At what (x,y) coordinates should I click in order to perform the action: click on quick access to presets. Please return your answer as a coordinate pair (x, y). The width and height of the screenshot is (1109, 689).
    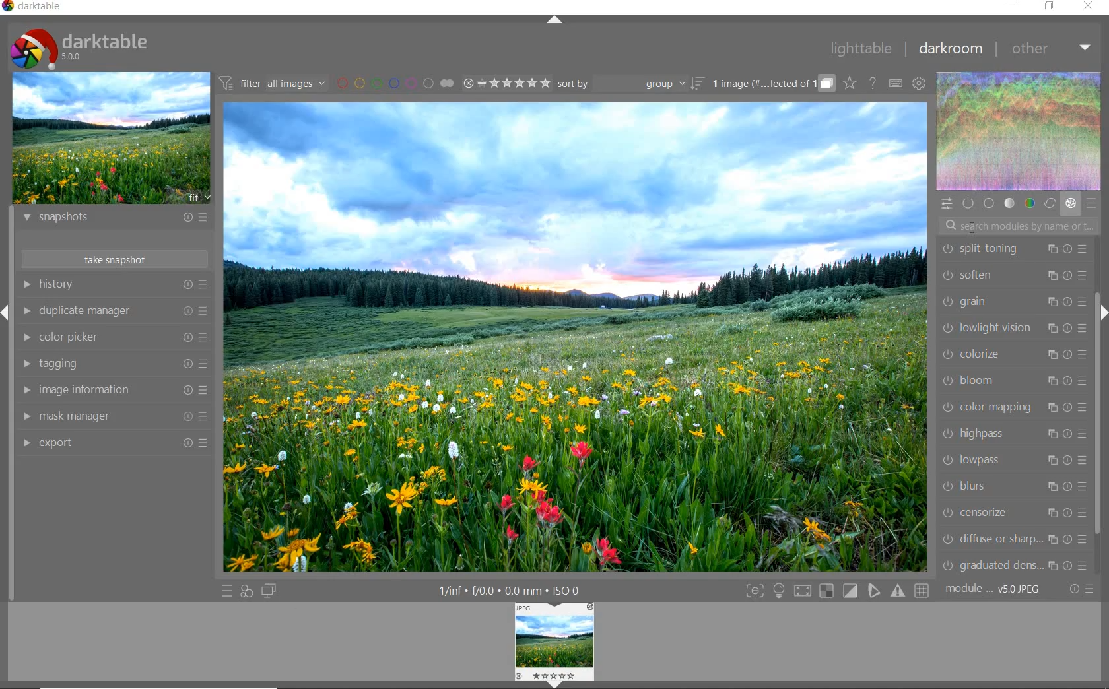
    Looking at the image, I should click on (228, 591).